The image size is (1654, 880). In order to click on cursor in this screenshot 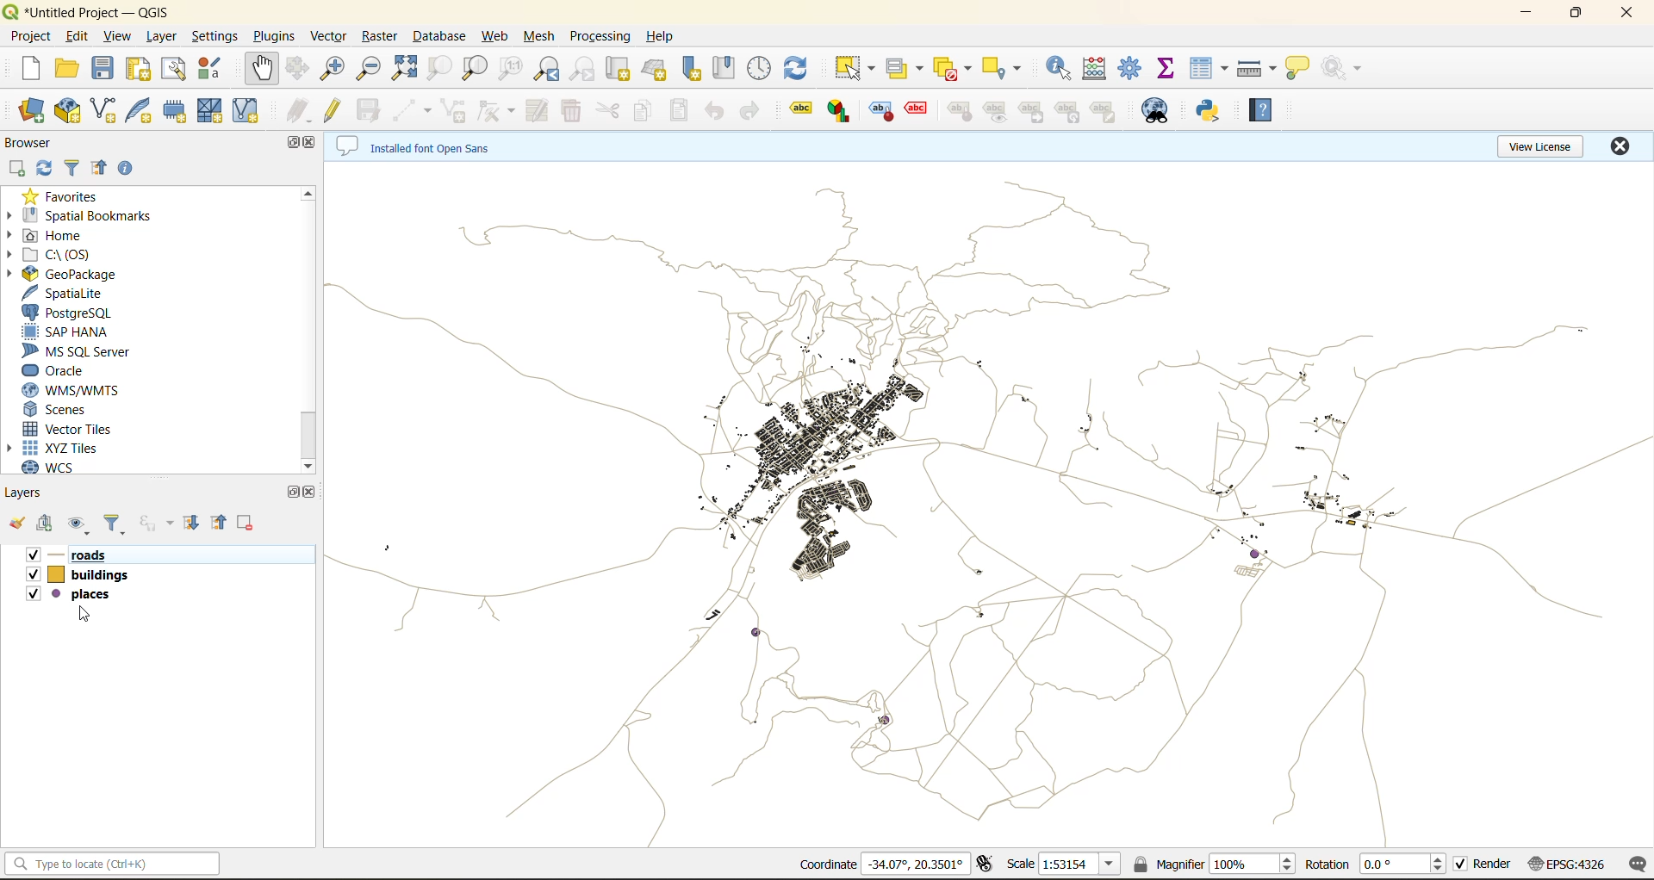, I will do `click(82, 614)`.